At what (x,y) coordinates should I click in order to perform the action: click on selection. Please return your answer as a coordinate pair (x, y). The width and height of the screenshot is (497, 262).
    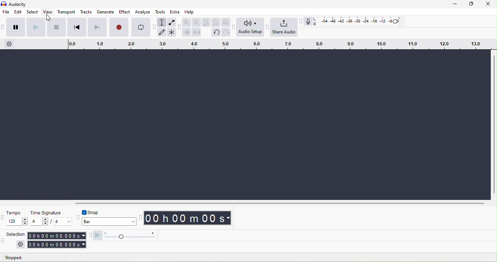
    Looking at the image, I should click on (16, 234).